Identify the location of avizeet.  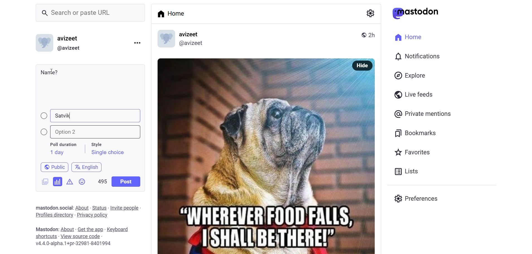
(69, 39).